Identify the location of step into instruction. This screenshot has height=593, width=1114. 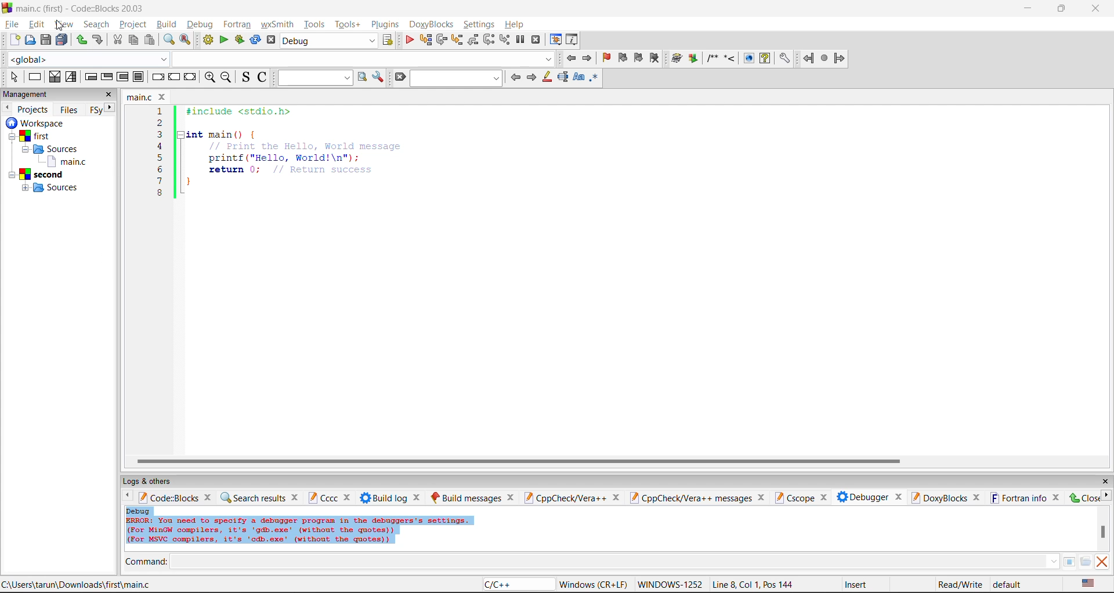
(504, 40).